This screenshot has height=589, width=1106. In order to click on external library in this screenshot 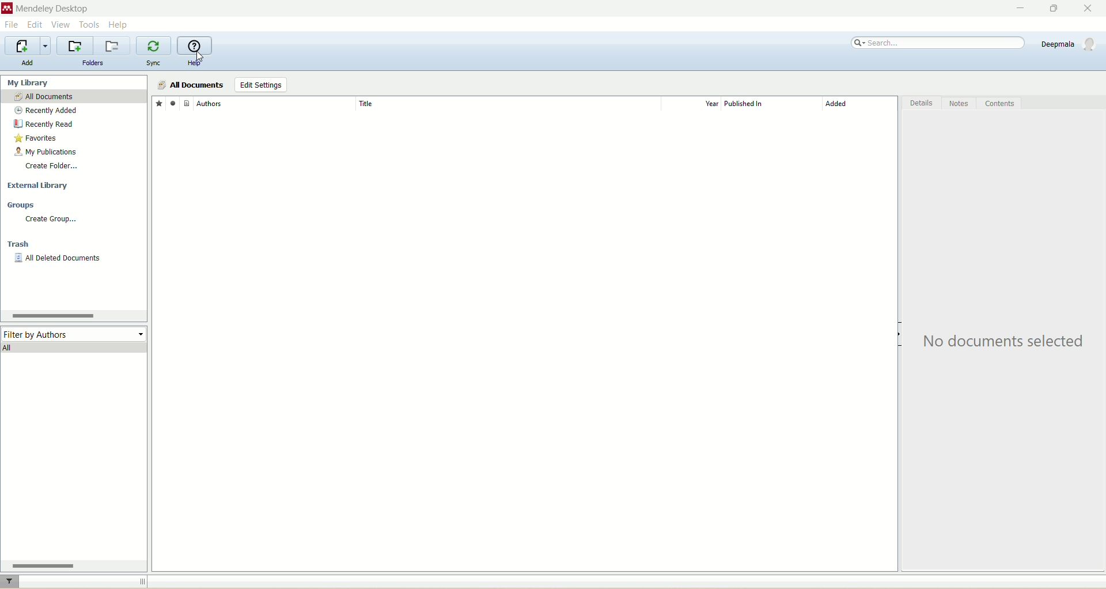, I will do `click(38, 186)`.